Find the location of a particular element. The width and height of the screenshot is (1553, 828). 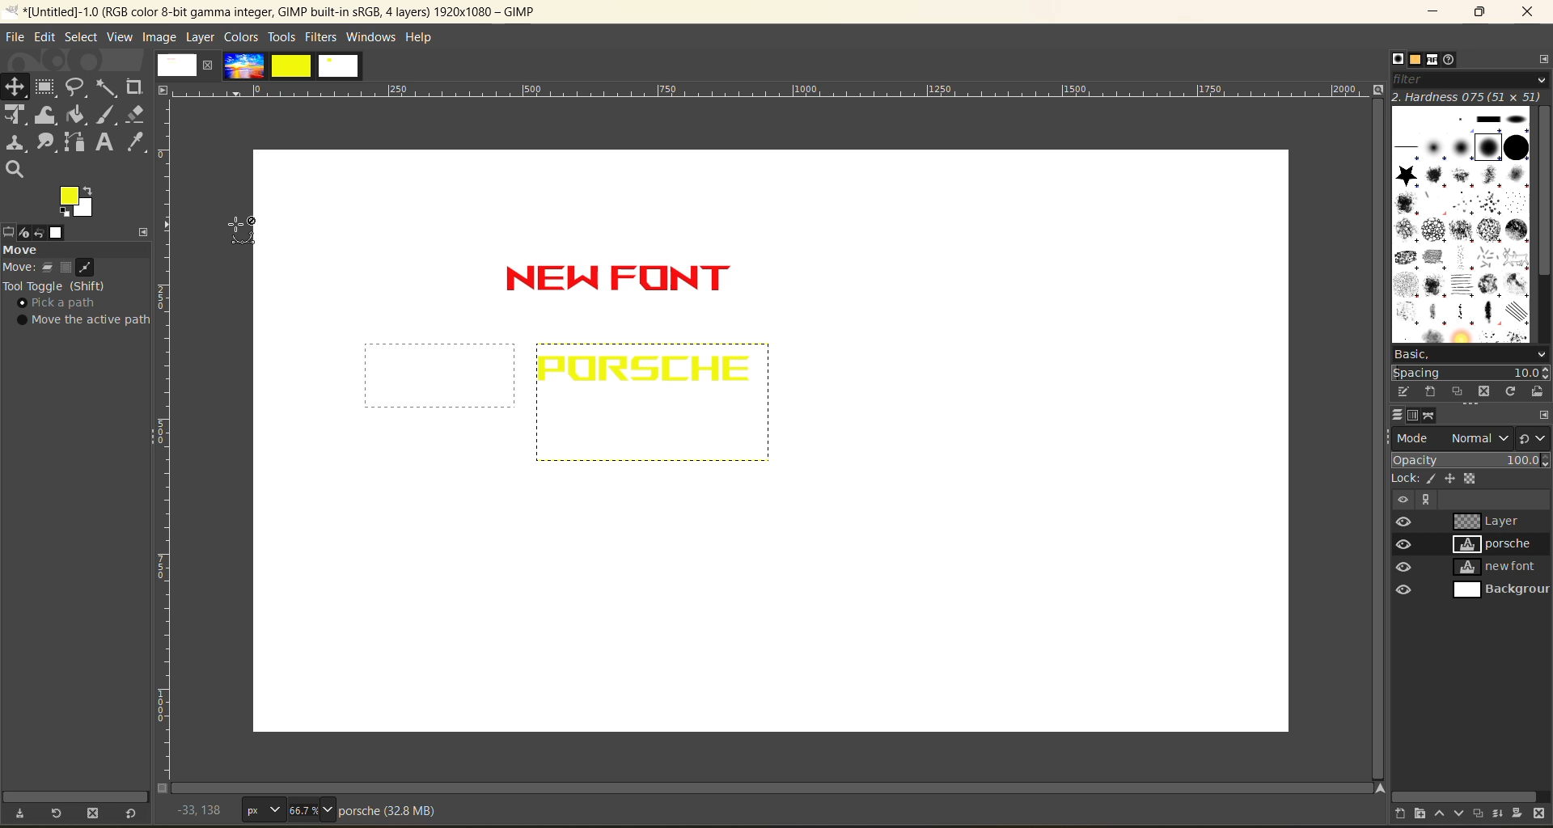

coordinates is located at coordinates (197, 809).